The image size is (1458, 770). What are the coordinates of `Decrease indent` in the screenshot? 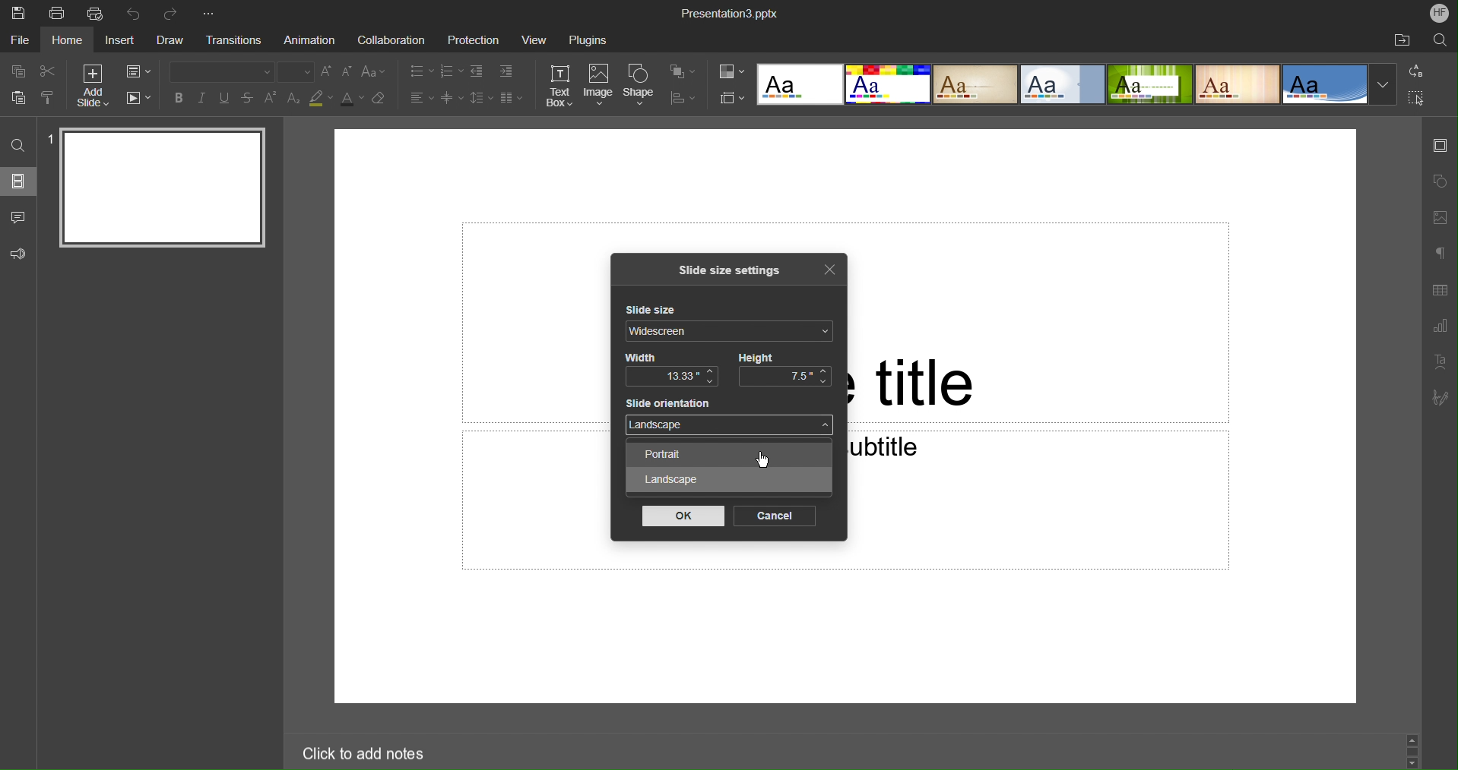 It's located at (476, 71).